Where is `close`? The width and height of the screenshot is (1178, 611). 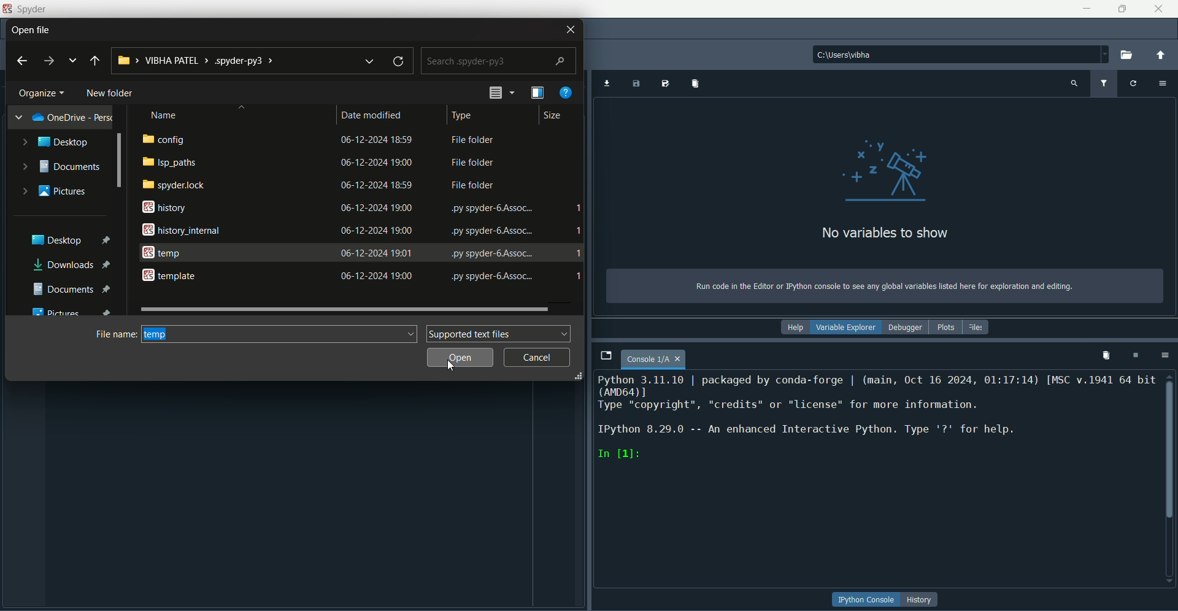
close is located at coordinates (1158, 9).